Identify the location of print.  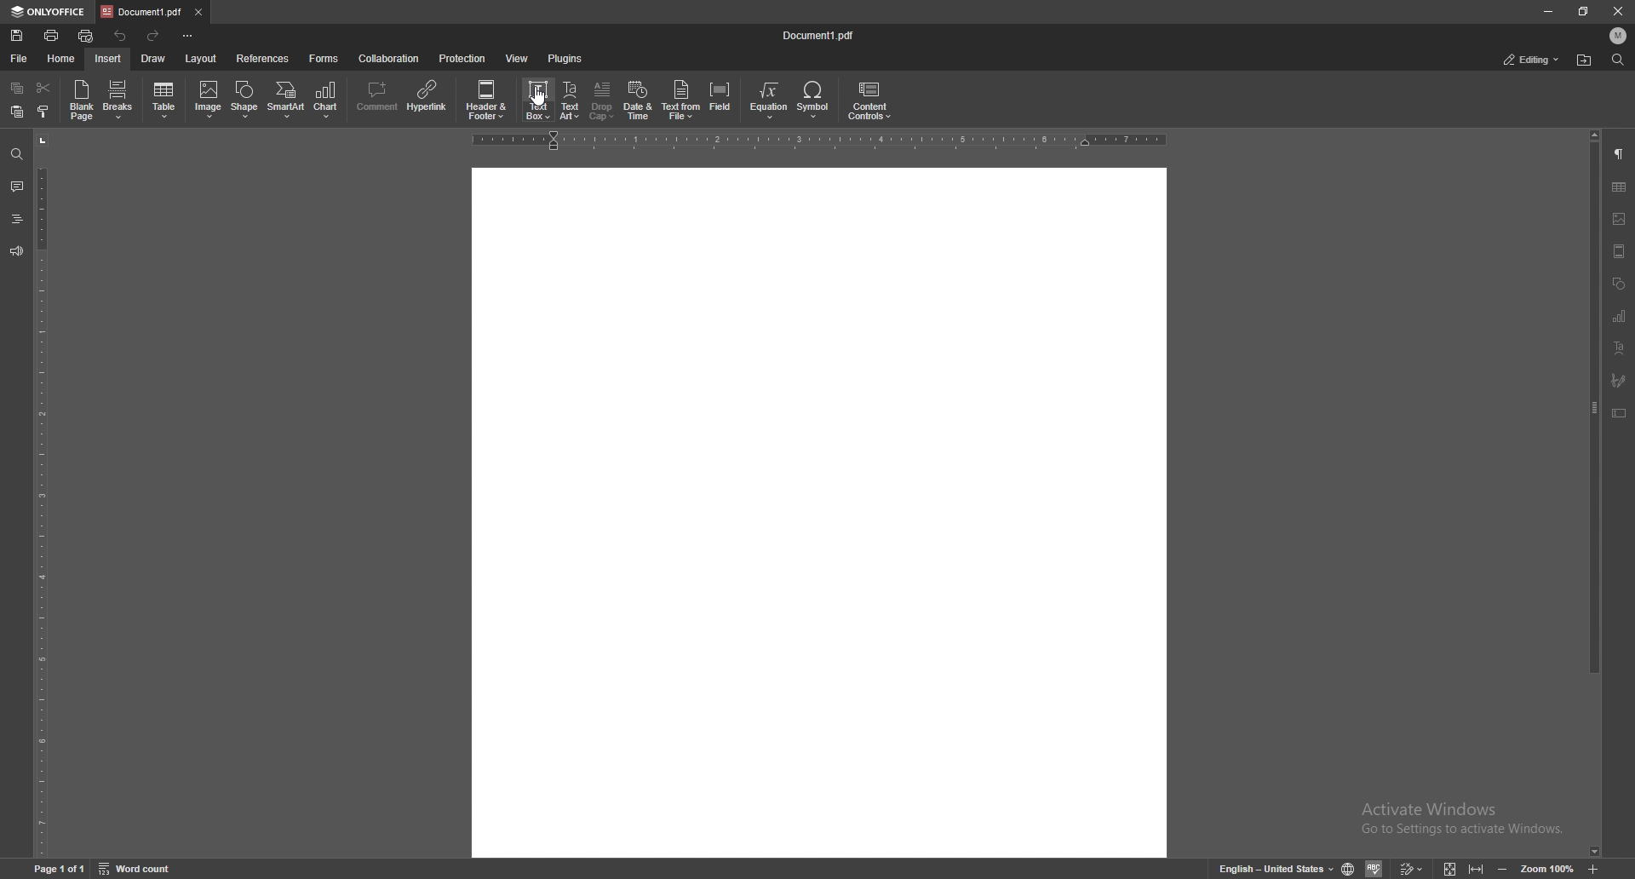
(51, 36).